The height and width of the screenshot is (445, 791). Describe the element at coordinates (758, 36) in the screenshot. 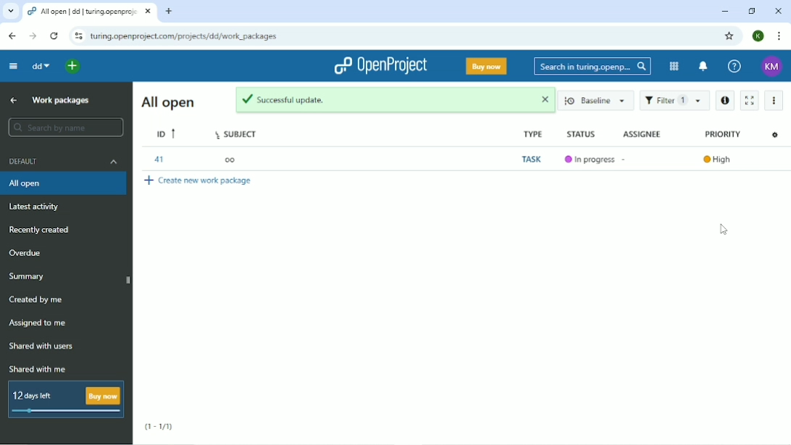

I see `K` at that location.